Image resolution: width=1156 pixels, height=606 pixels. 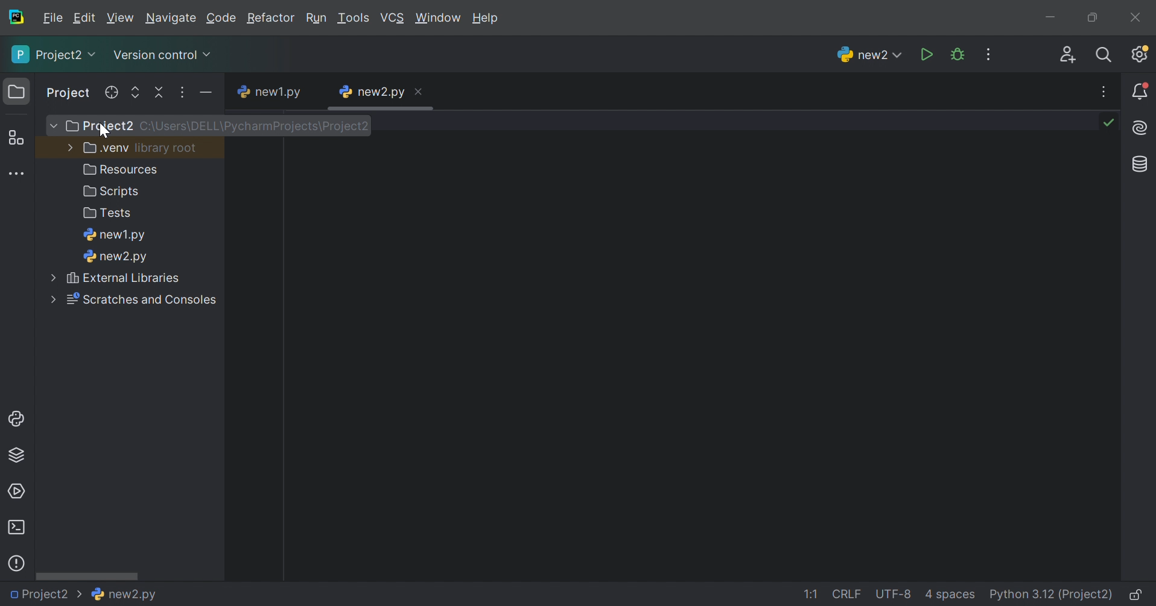 I want to click on CRLF, so click(x=848, y=595).